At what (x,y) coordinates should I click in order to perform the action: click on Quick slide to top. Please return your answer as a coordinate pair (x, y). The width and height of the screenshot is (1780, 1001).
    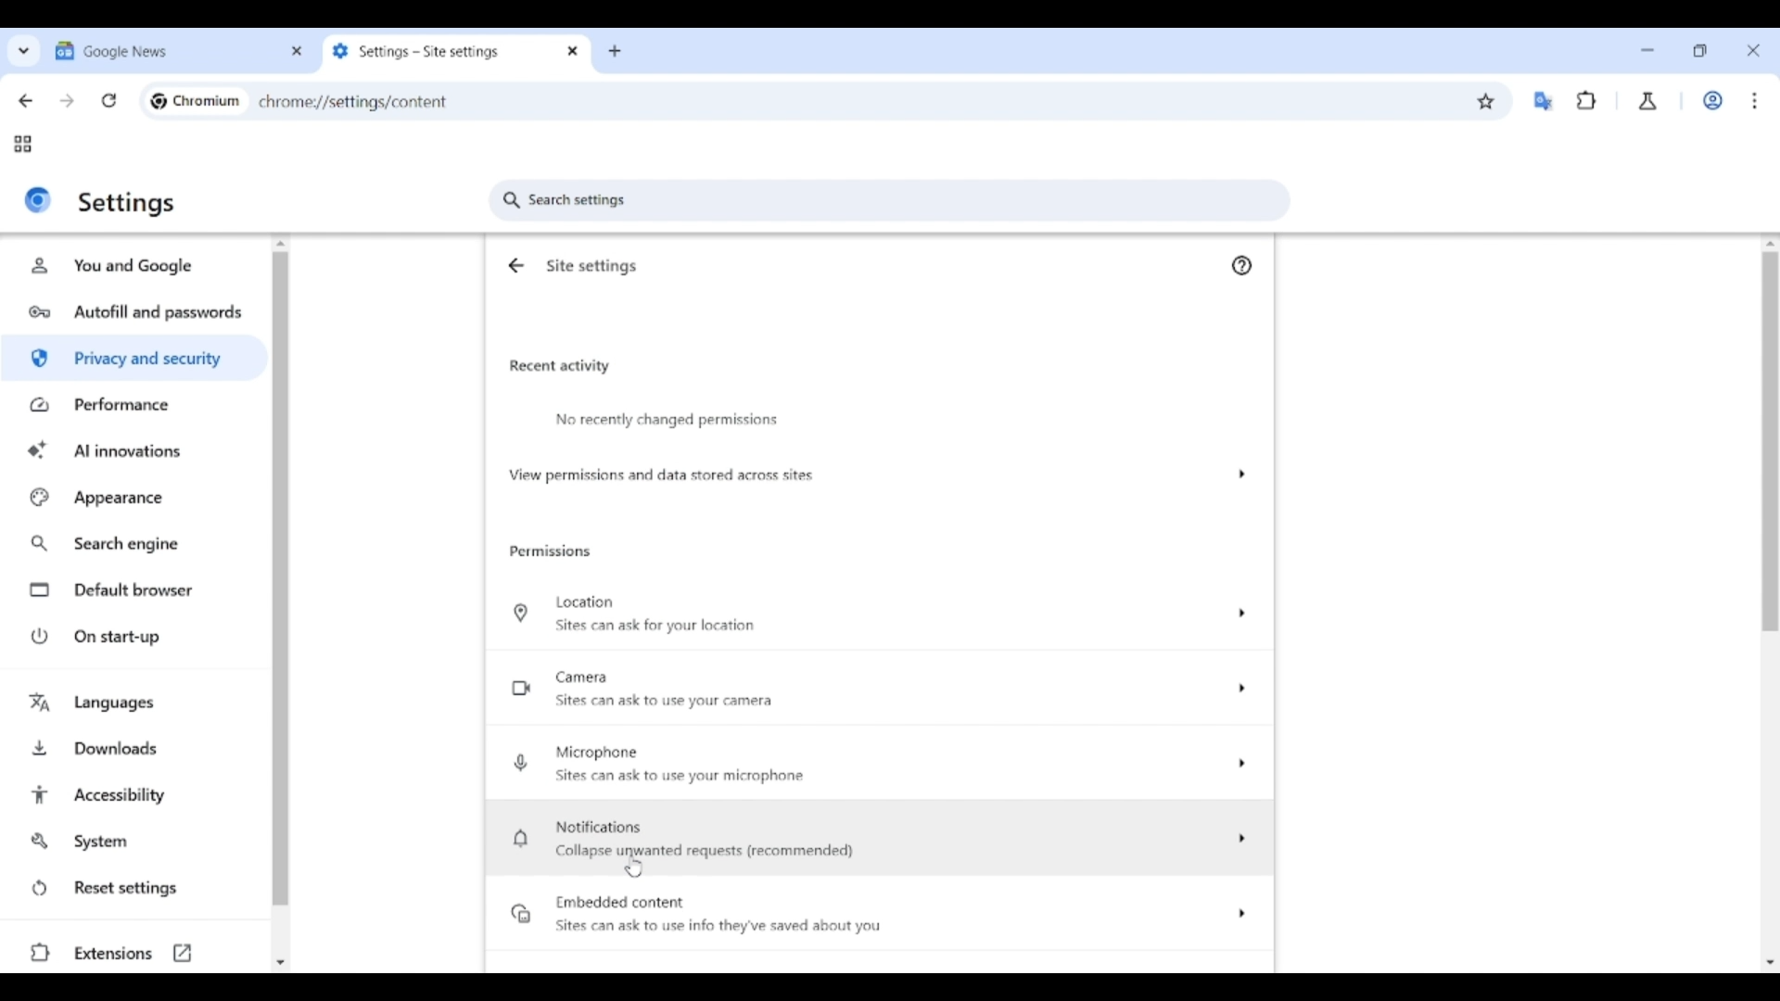
    Looking at the image, I should click on (281, 244).